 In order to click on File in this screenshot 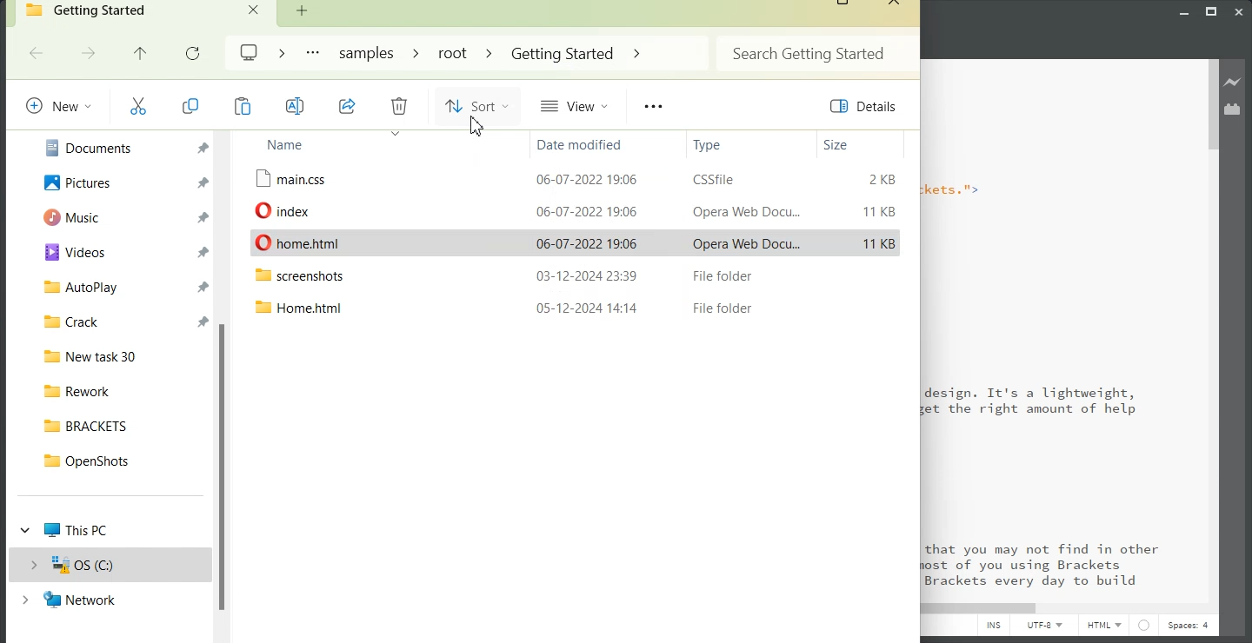, I will do `click(575, 243)`.